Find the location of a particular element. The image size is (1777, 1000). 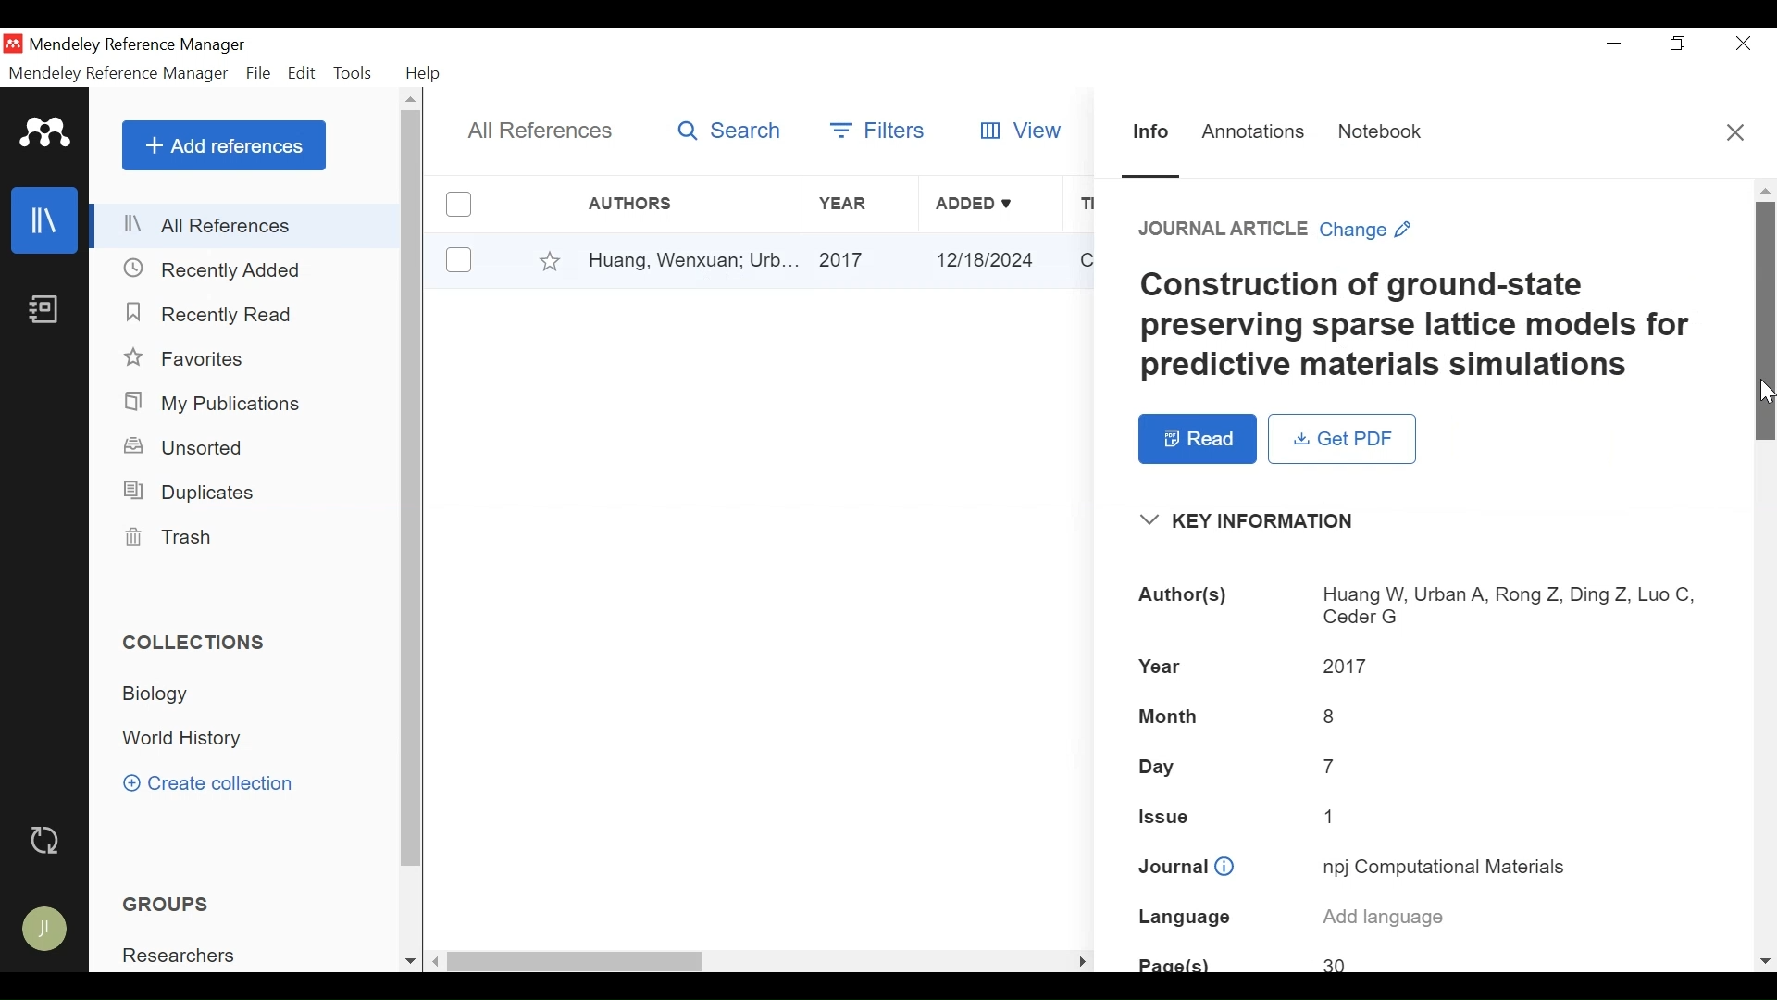

(un)select is located at coordinates (457, 259).